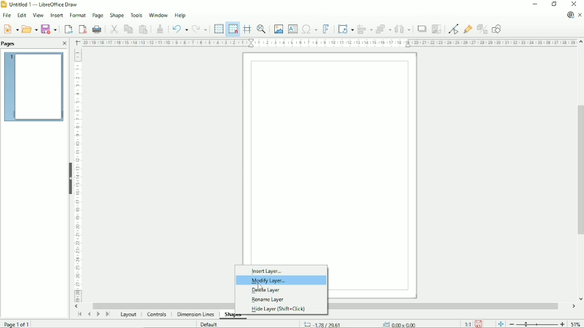 This screenshot has height=328, width=584. Describe the element at coordinates (89, 315) in the screenshot. I see `Scroll to previous page` at that location.